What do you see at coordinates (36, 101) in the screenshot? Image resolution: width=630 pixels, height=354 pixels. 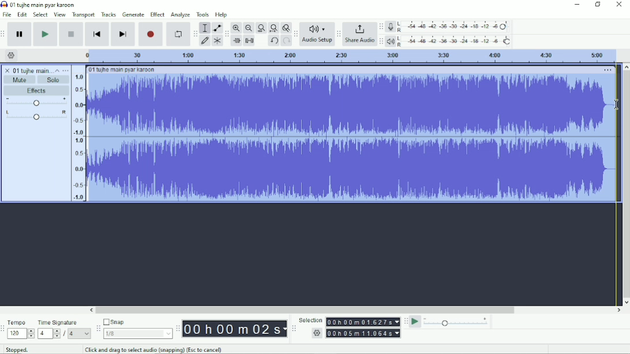 I see `Volume` at bounding box center [36, 101].